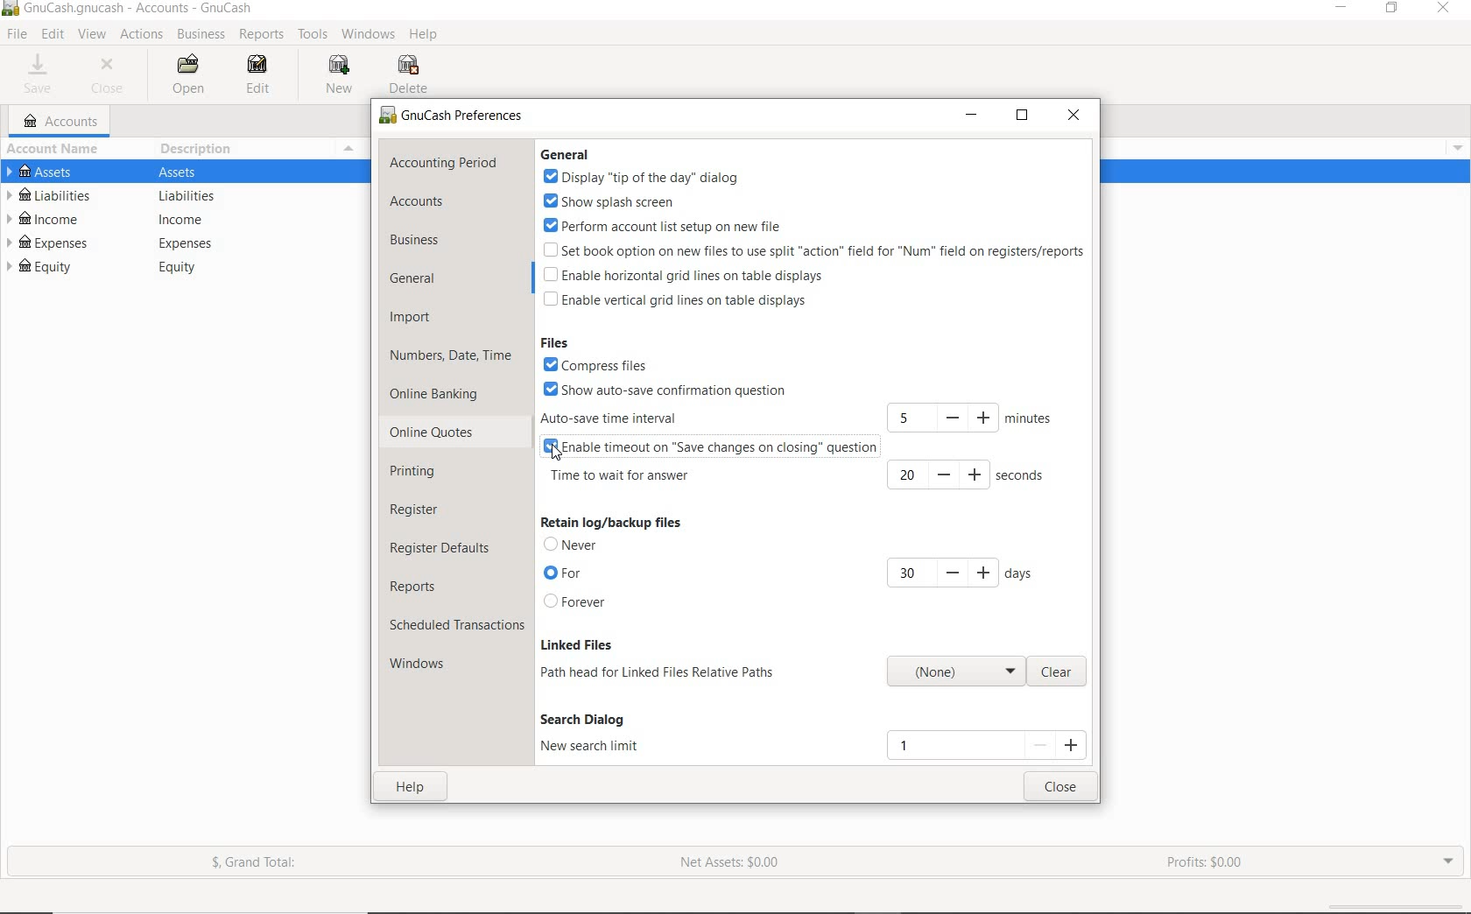 The image size is (1471, 914). Describe the element at coordinates (1206, 864) in the screenshot. I see `PROFITS` at that location.